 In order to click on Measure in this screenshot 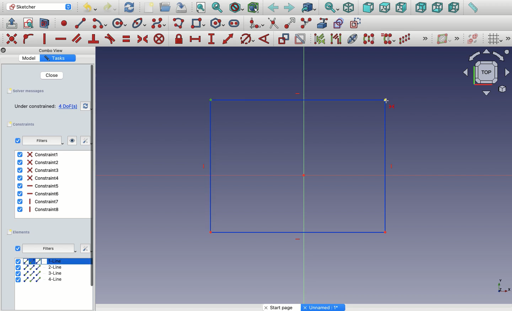, I will do `click(473, 8)`.